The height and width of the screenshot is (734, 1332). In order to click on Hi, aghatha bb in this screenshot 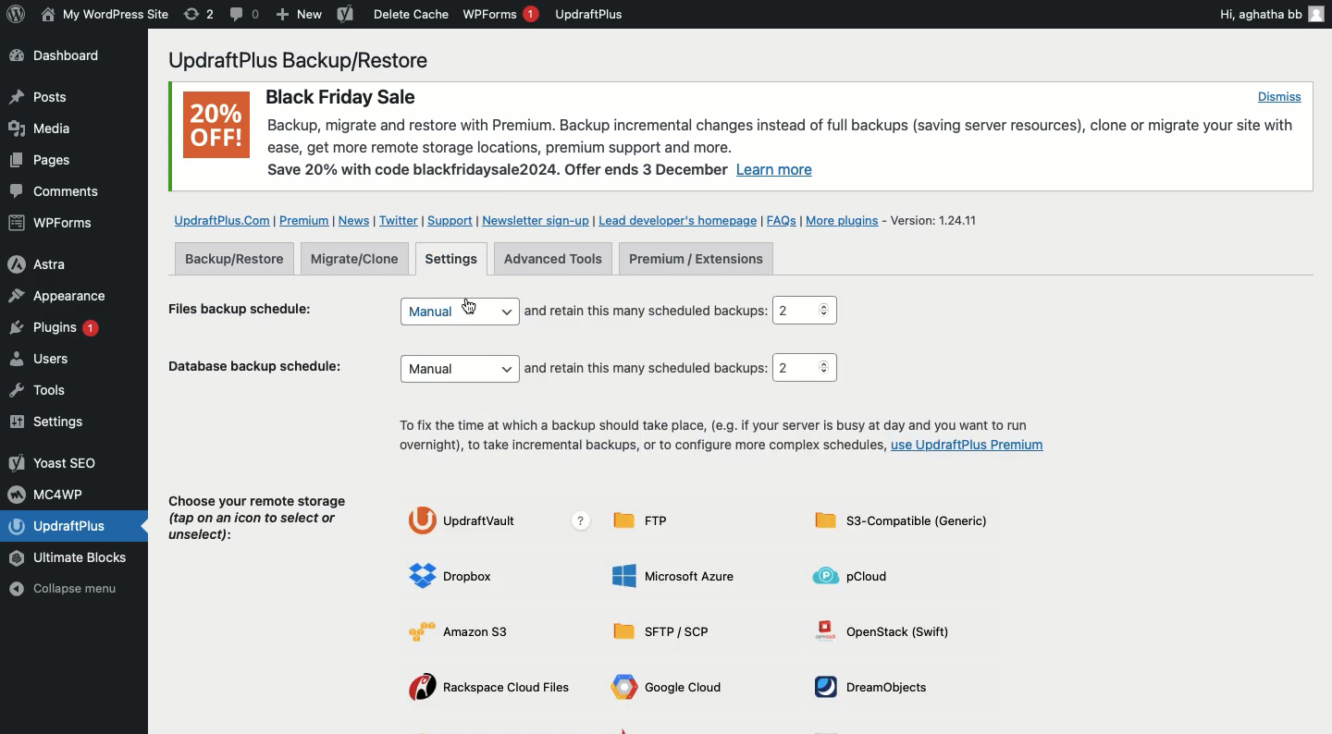, I will do `click(1270, 13)`.